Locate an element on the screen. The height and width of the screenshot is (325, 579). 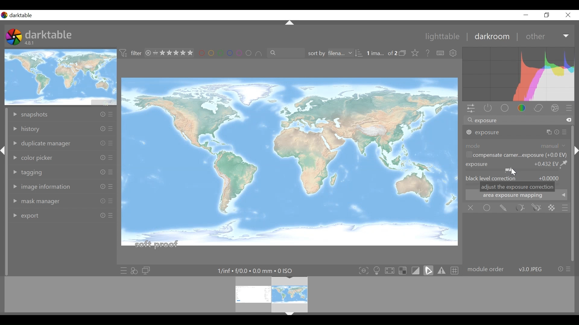
search module by name or  tag is located at coordinates (518, 121).